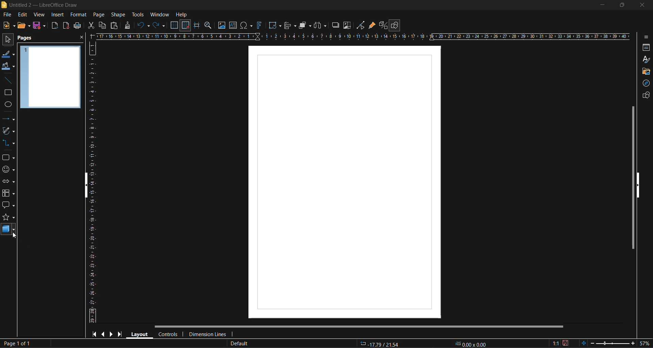 The height and width of the screenshot is (348, 653). Describe the element at coordinates (23, 25) in the screenshot. I see `open` at that location.